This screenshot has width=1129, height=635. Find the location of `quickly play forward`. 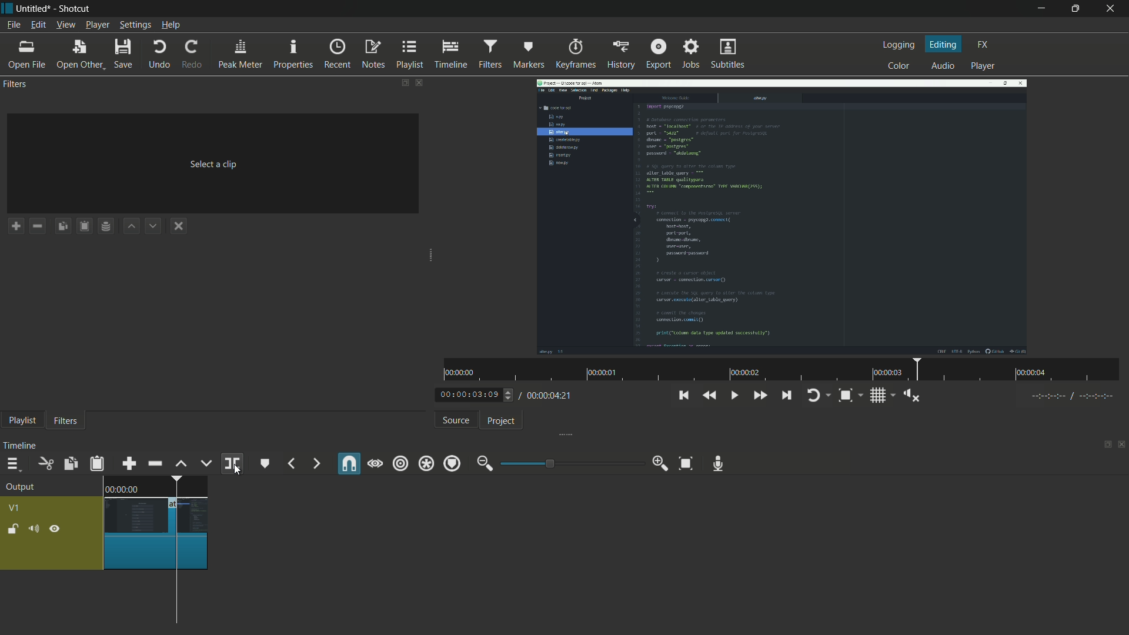

quickly play forward is located at coordinates (759, 396).